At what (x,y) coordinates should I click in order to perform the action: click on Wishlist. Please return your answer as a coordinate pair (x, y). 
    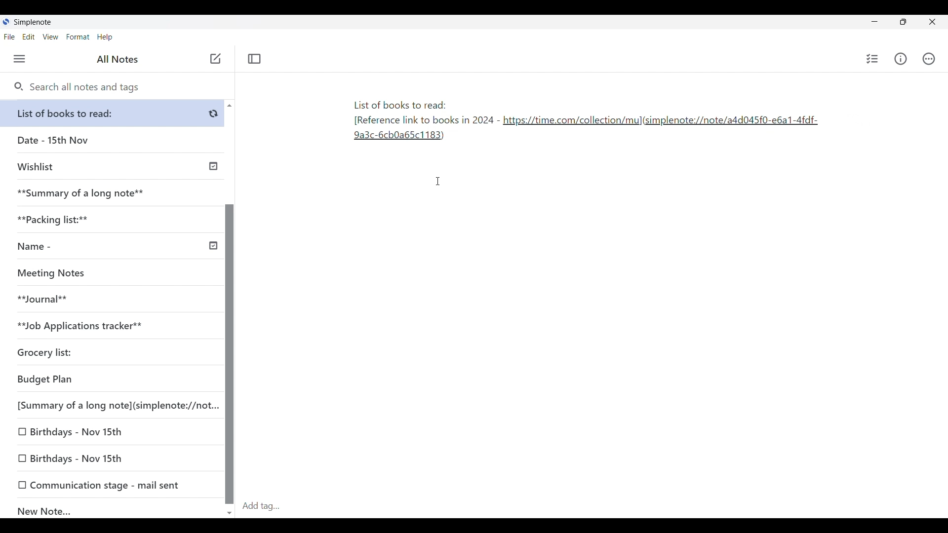
    Looking at the image, I should click on (115, 165).